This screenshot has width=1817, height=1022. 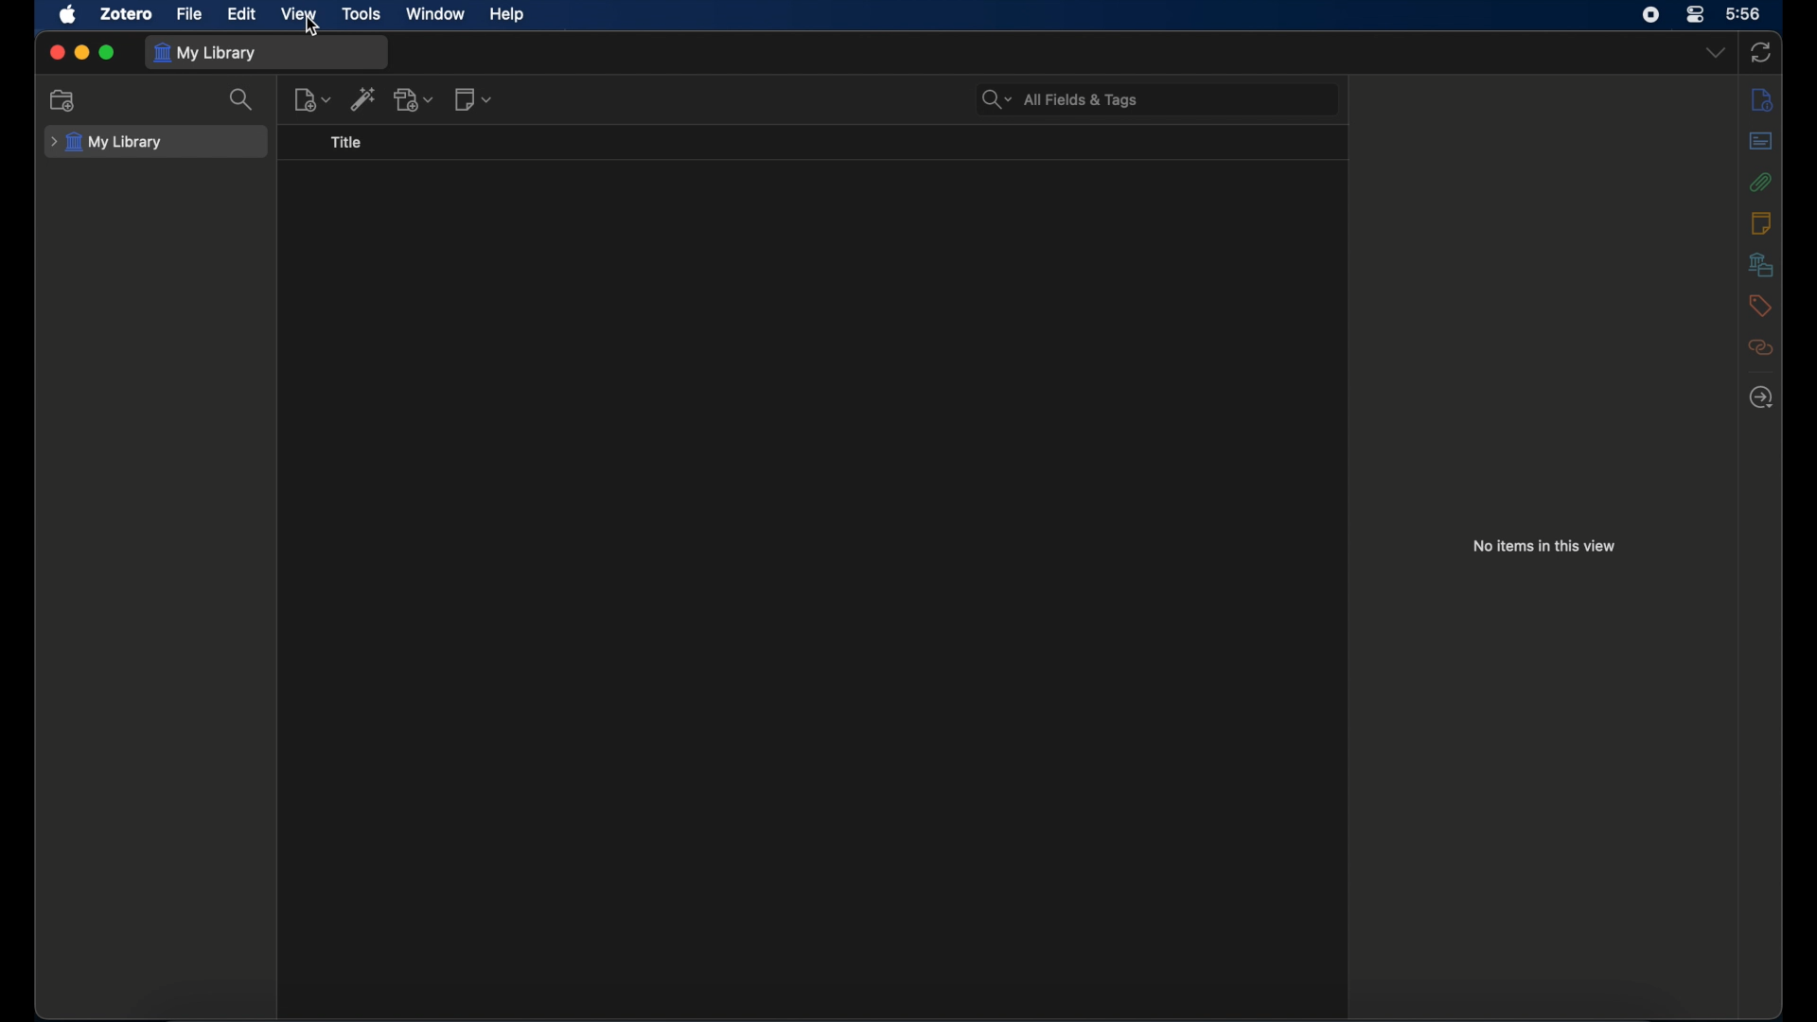 I want to click on control center, so click(x=1694, y=14).